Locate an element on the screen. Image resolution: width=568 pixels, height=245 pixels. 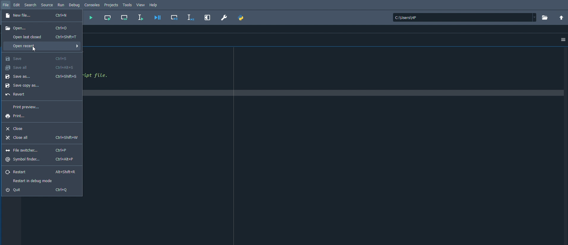
Run is located at coordinates (61, 4).